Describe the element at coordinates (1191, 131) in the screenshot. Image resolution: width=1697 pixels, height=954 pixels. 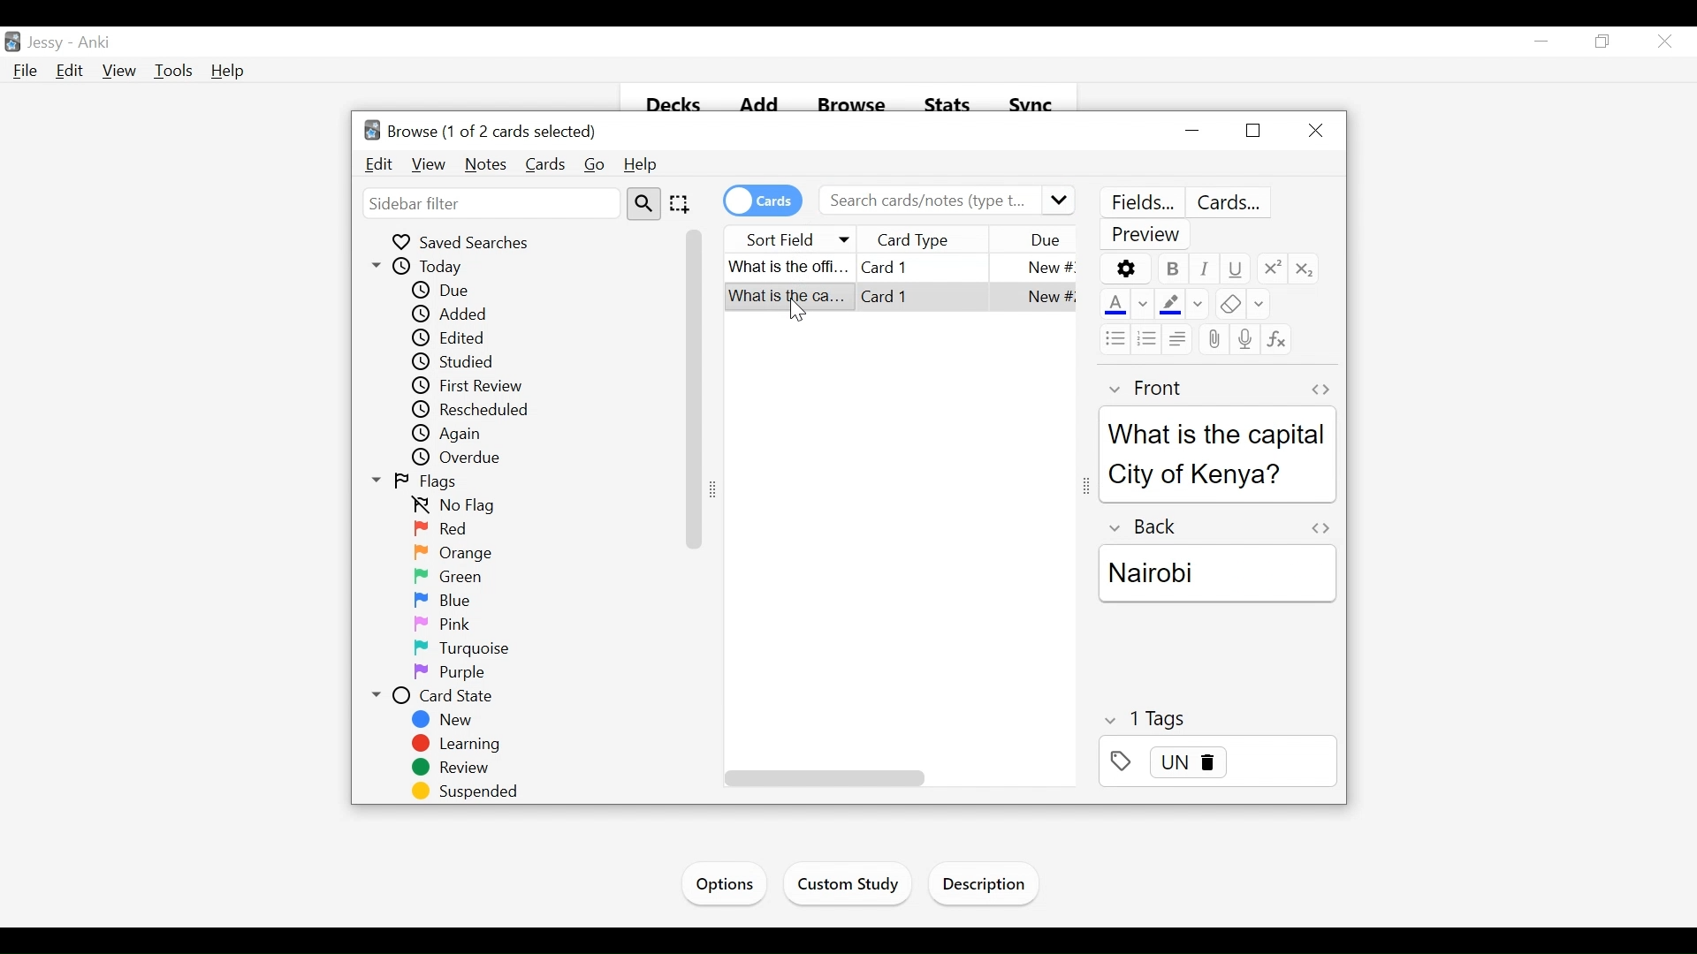
I see `minimize` at that location.